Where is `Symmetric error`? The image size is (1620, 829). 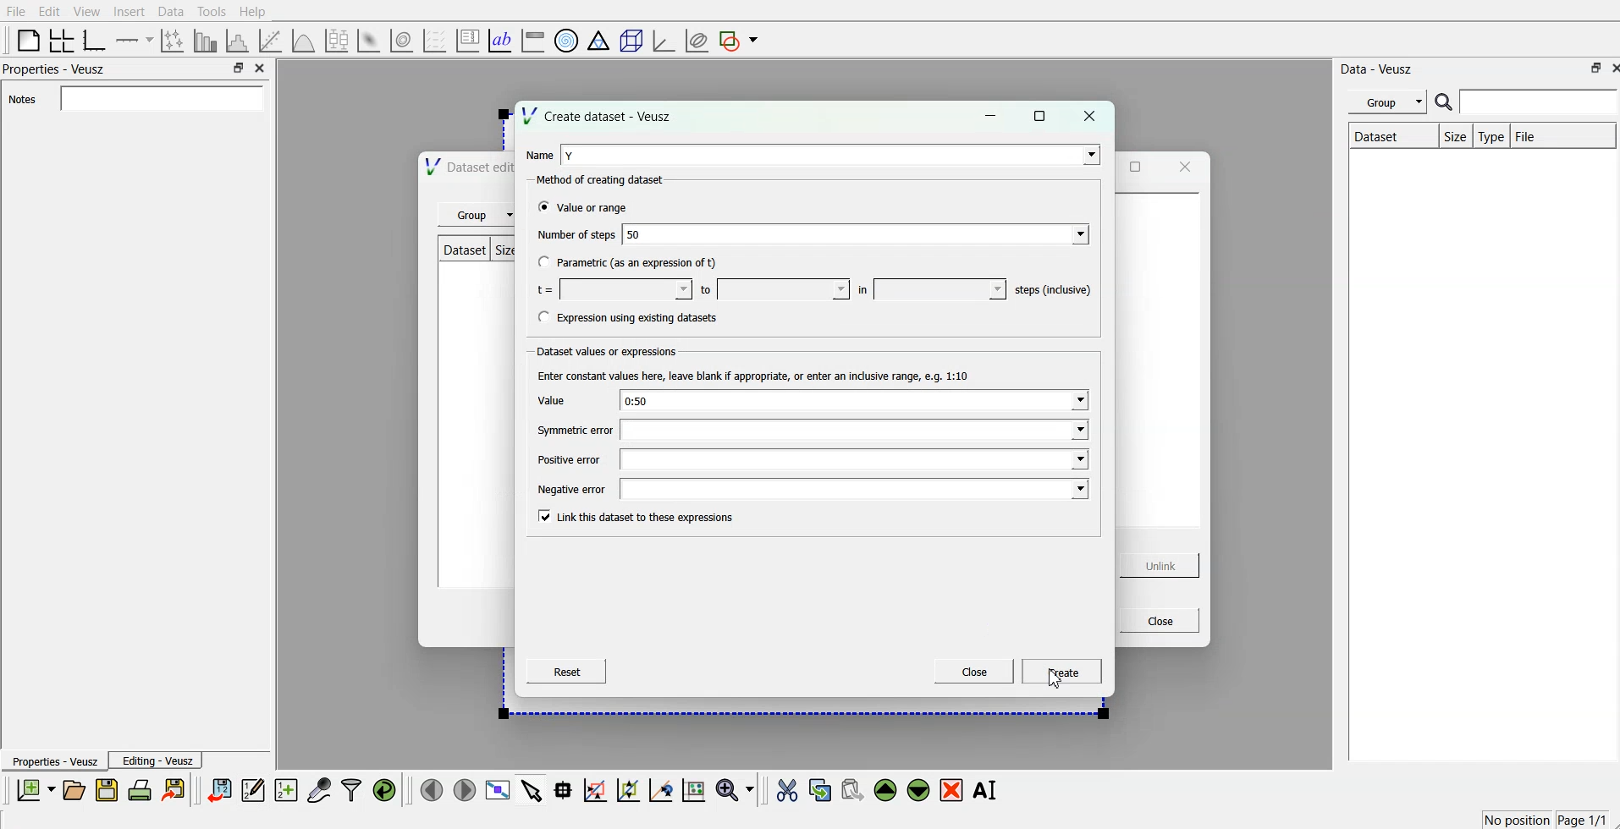 Symmetric error is located at coordinates (573, 432).